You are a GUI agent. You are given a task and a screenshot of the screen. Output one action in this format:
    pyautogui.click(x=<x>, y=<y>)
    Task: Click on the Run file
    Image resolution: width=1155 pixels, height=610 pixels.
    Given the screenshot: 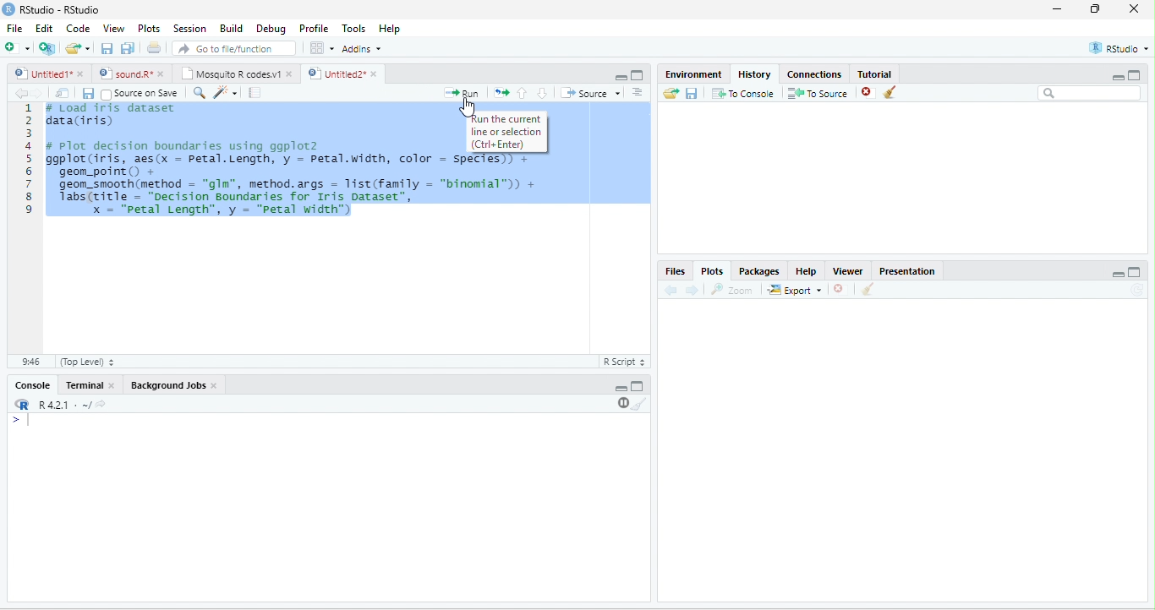 What is the action you would take?
    pyautogui.click(x=461, y=93)
    